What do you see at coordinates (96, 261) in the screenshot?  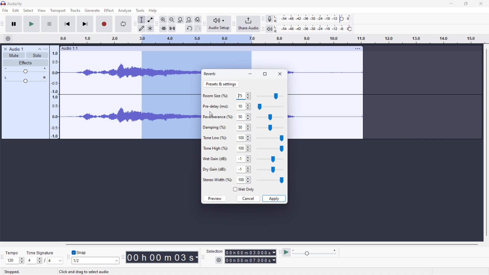 I see `1/2` at bounding box center [96, 261].